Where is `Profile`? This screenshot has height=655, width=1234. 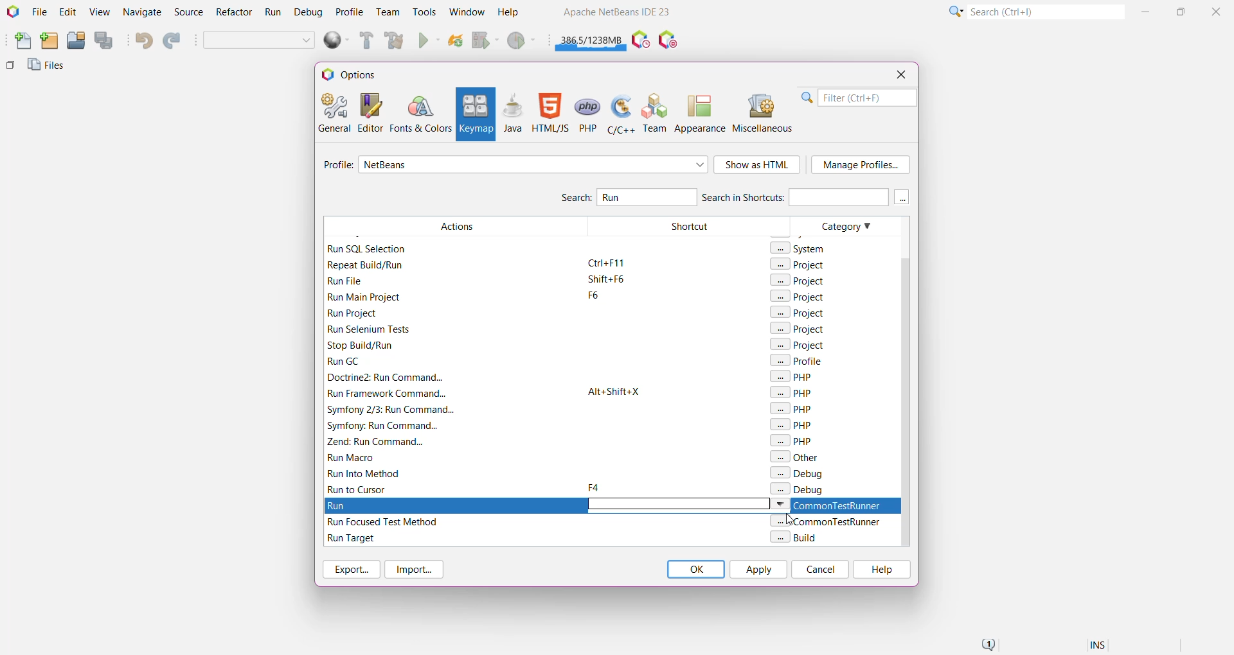
Profile is located at coordinates (350, 12).